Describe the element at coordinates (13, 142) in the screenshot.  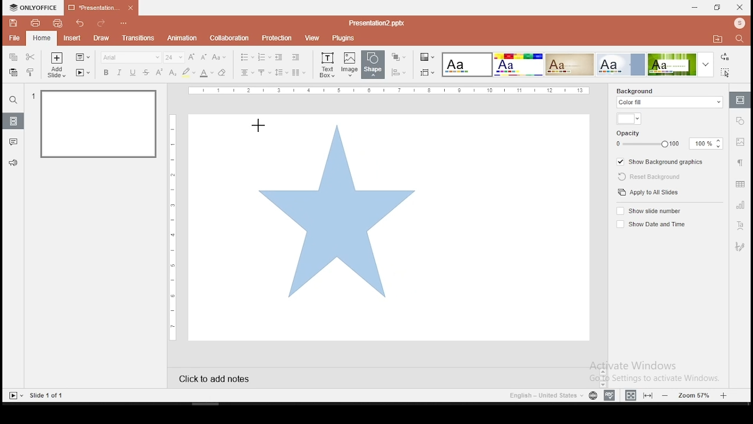
I see `comments` at that location.